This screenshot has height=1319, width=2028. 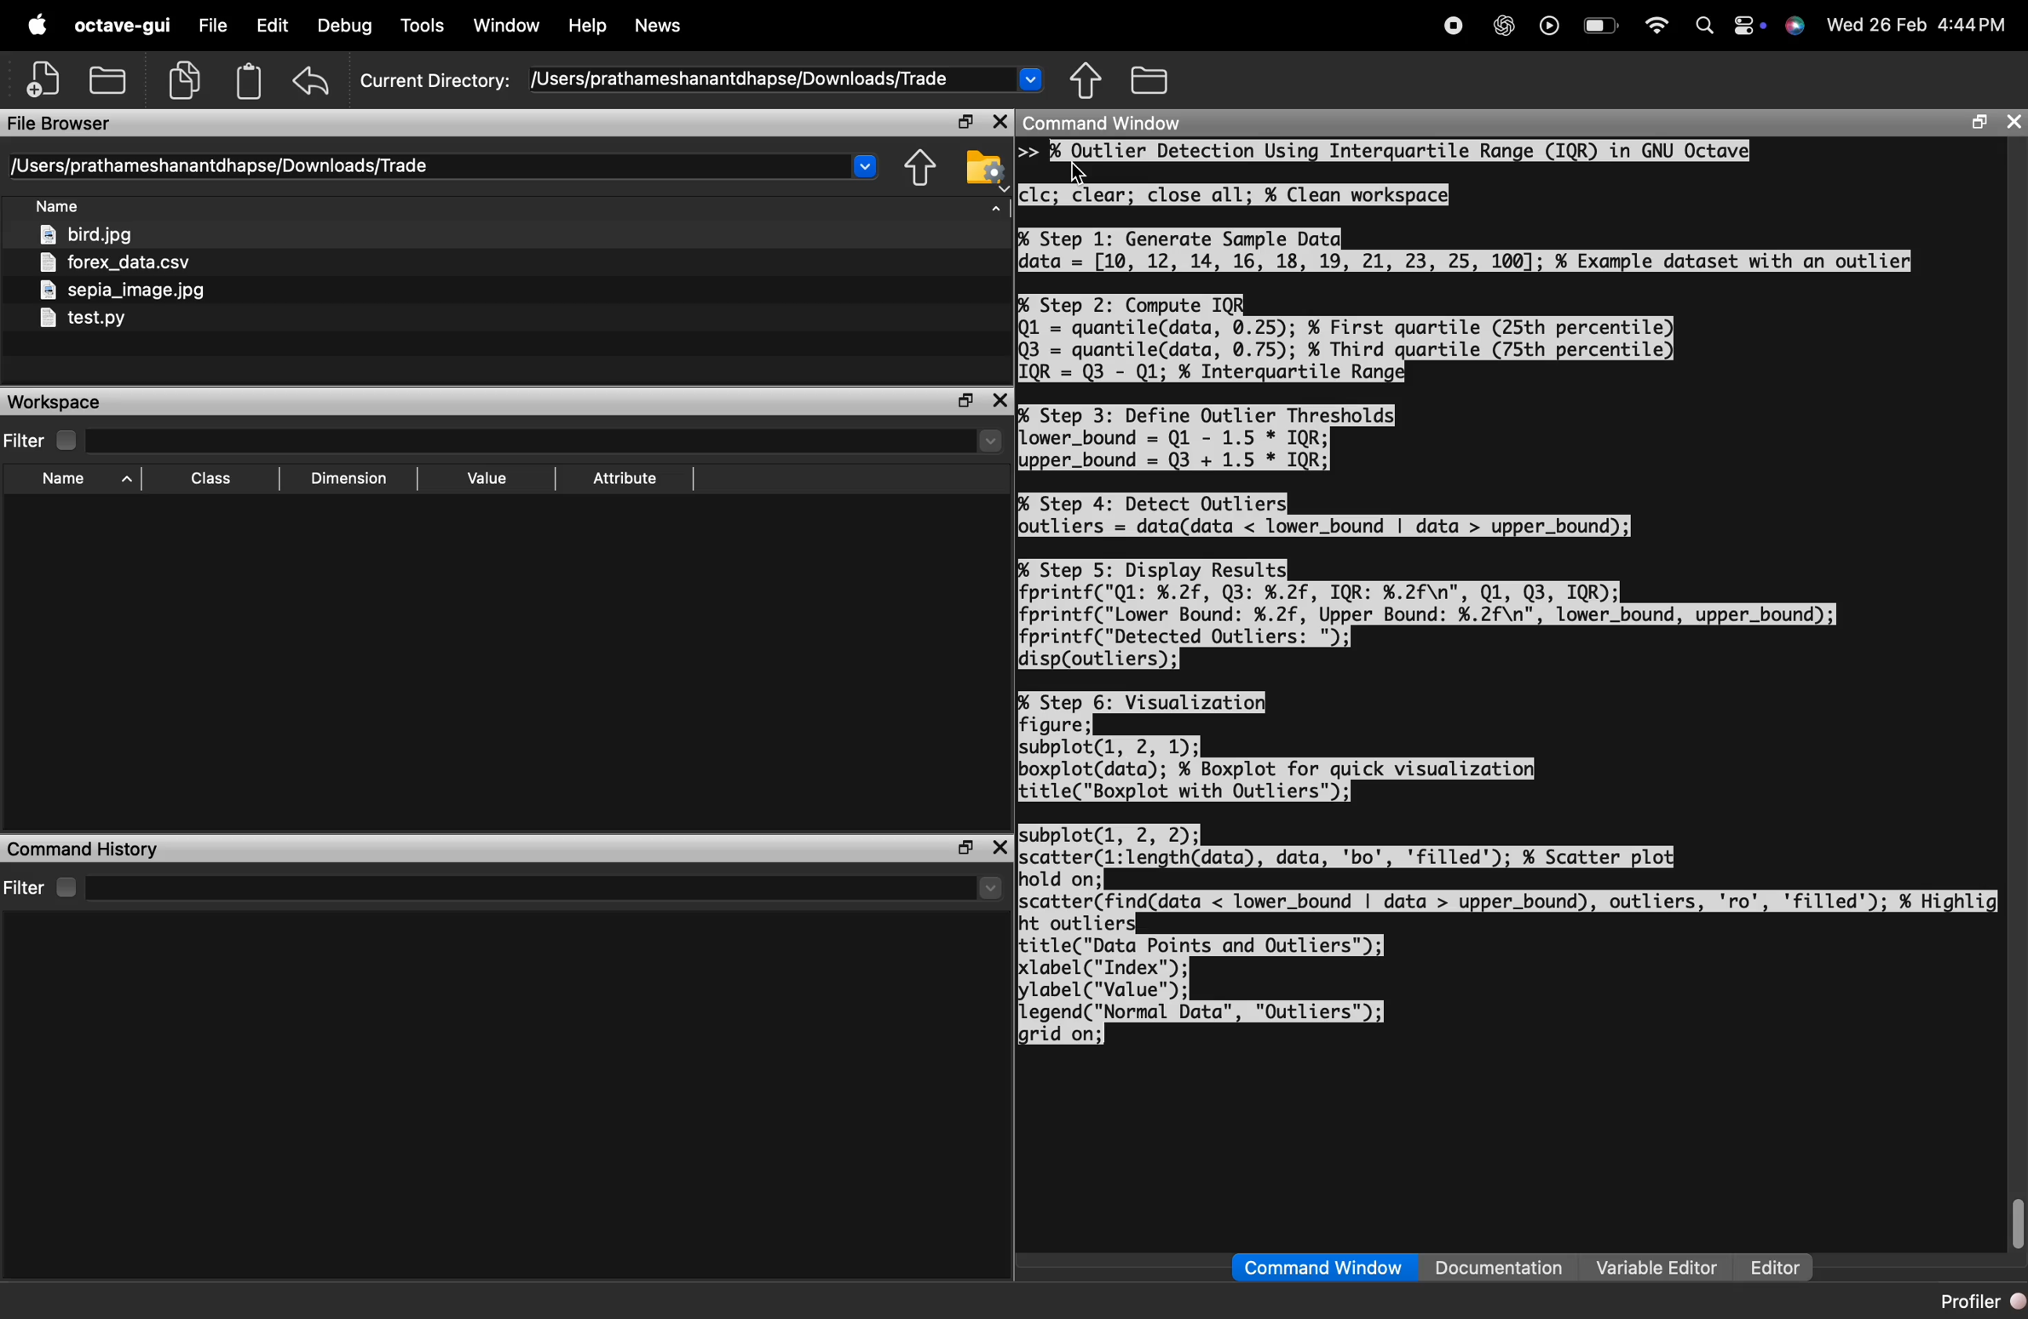 I want to click on open in separate window, so click(x=969, y=400).